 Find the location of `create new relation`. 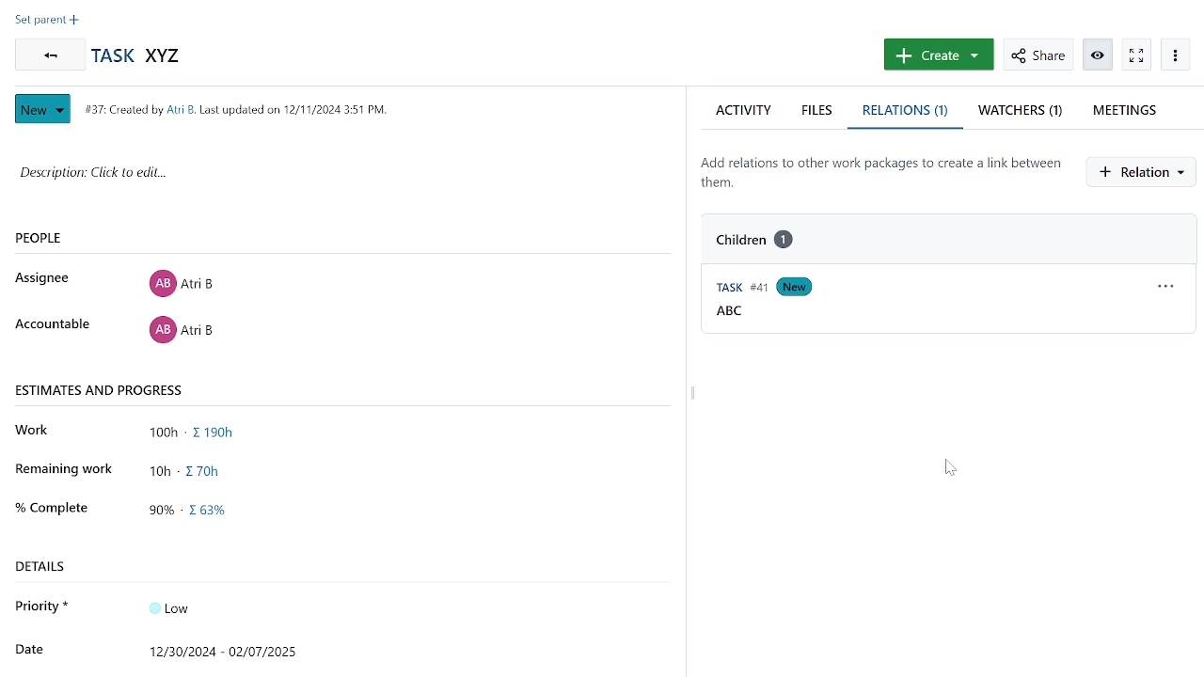

create new relation is located at coordinates (1145, 172).